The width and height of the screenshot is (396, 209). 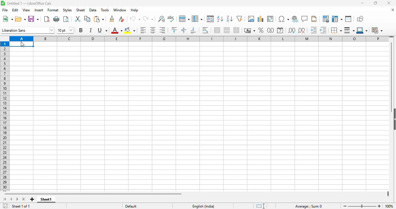 I want to click on click to save the document, so click(x=5, y=206).